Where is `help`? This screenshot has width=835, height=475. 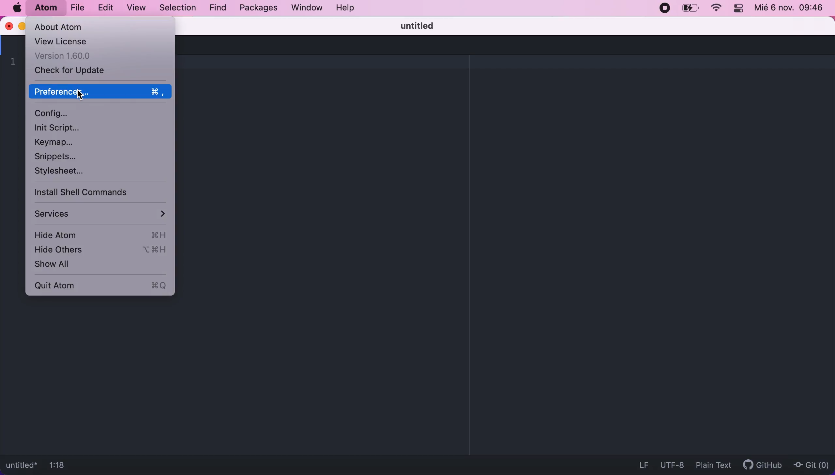 help is located at coordinates (350, 8).